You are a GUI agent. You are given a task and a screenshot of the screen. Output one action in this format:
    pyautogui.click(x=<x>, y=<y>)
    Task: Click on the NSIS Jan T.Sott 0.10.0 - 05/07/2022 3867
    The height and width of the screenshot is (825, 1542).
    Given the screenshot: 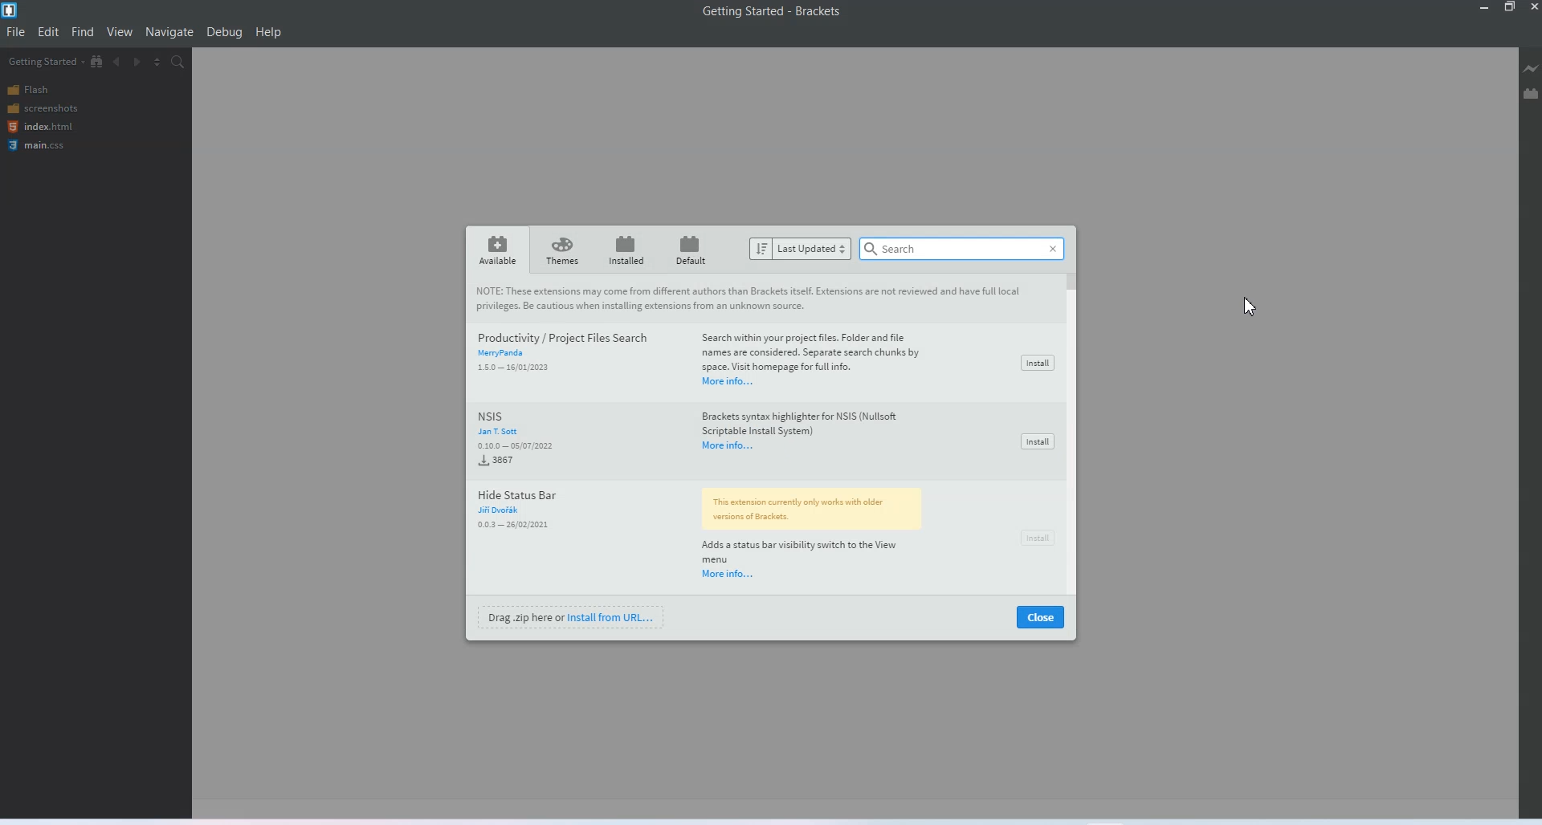 What is the action you would take?
    pyautogui.click(x=517, y=436)
    